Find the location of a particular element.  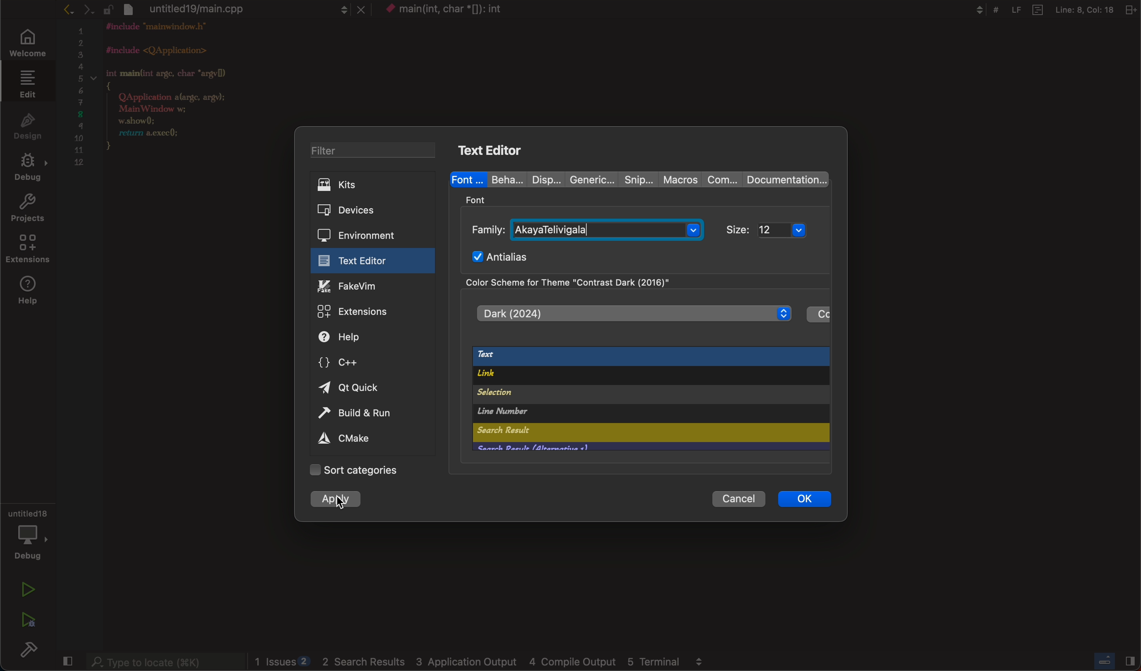

logs is located at coordinates (483, 661).